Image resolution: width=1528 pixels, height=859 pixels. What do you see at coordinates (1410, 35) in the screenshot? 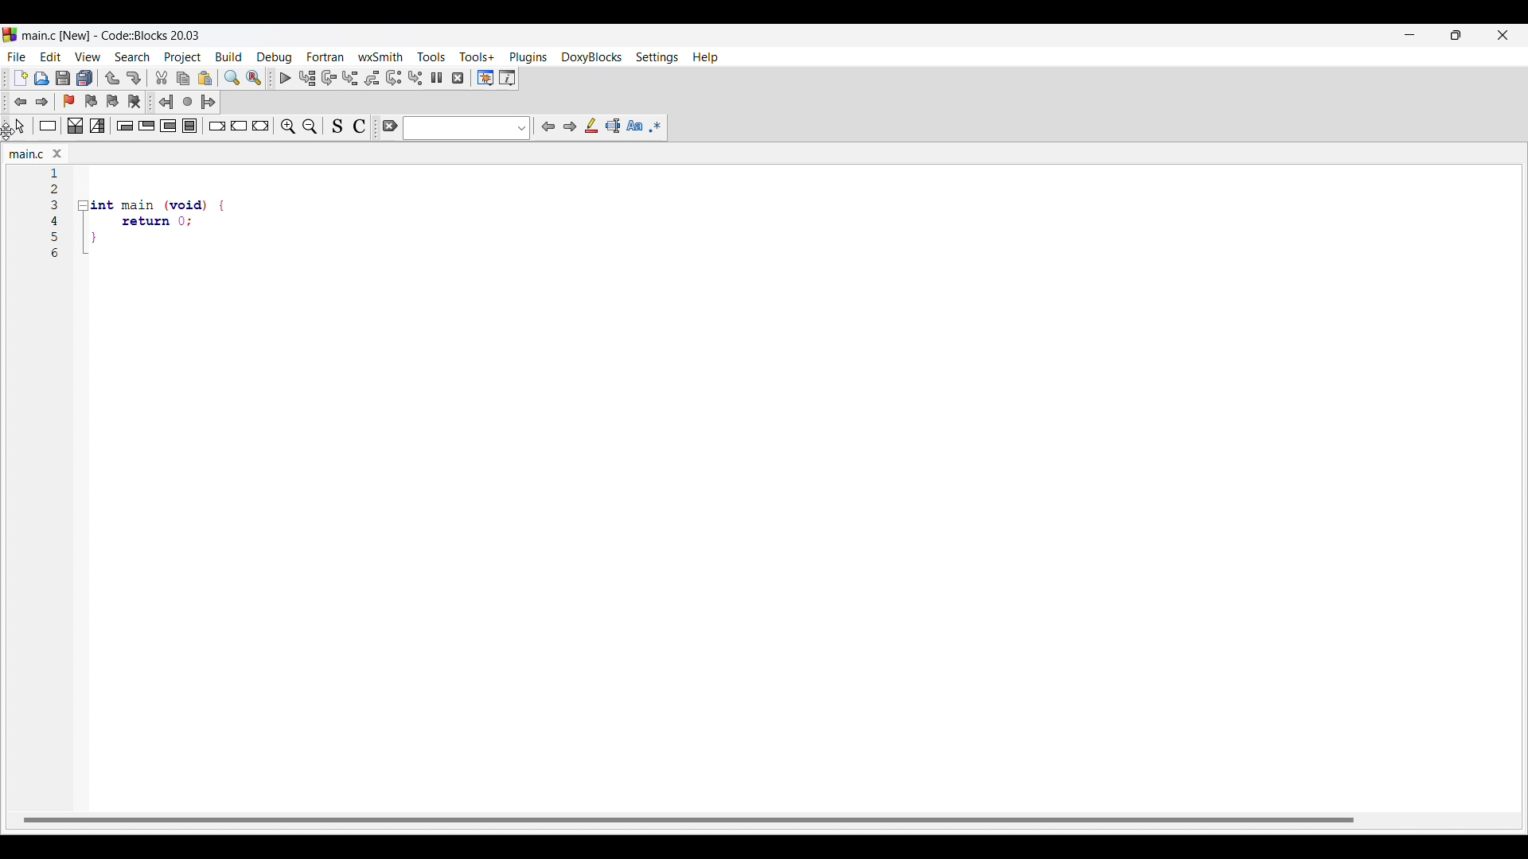
I see `Minimize` at bounding box center [1410, 35].